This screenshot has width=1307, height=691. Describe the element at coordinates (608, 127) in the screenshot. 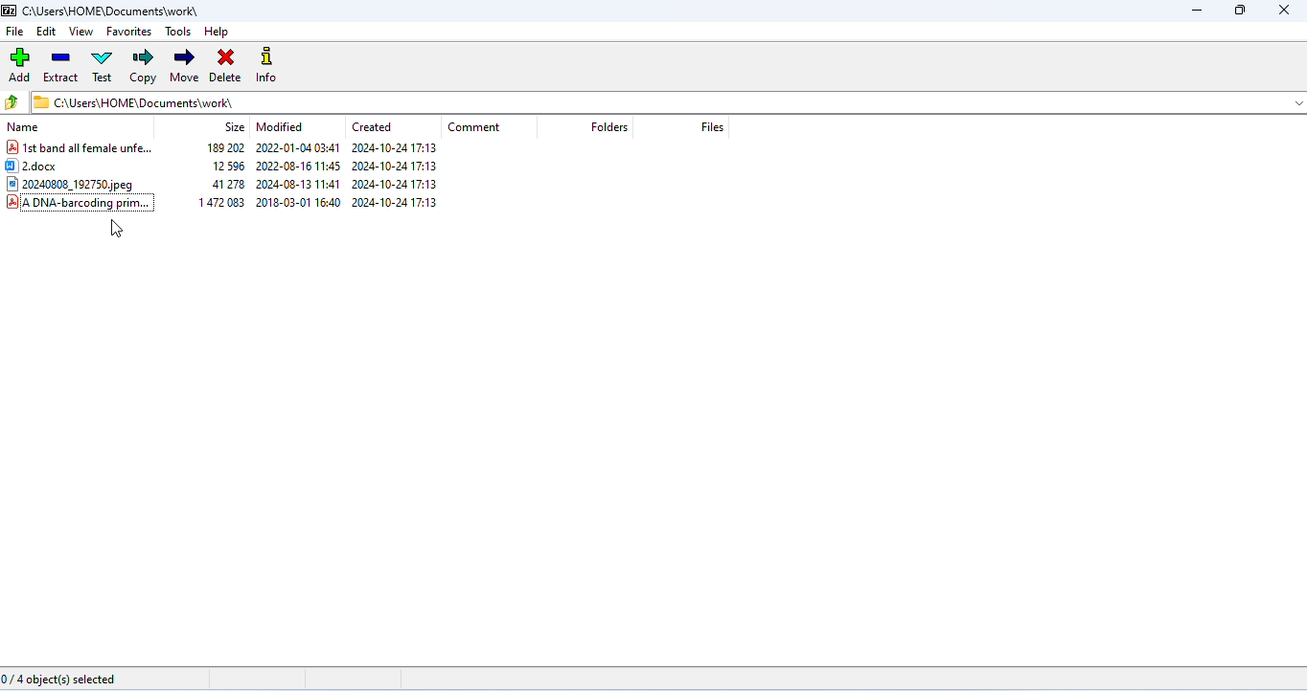

I see `folders` at that location.